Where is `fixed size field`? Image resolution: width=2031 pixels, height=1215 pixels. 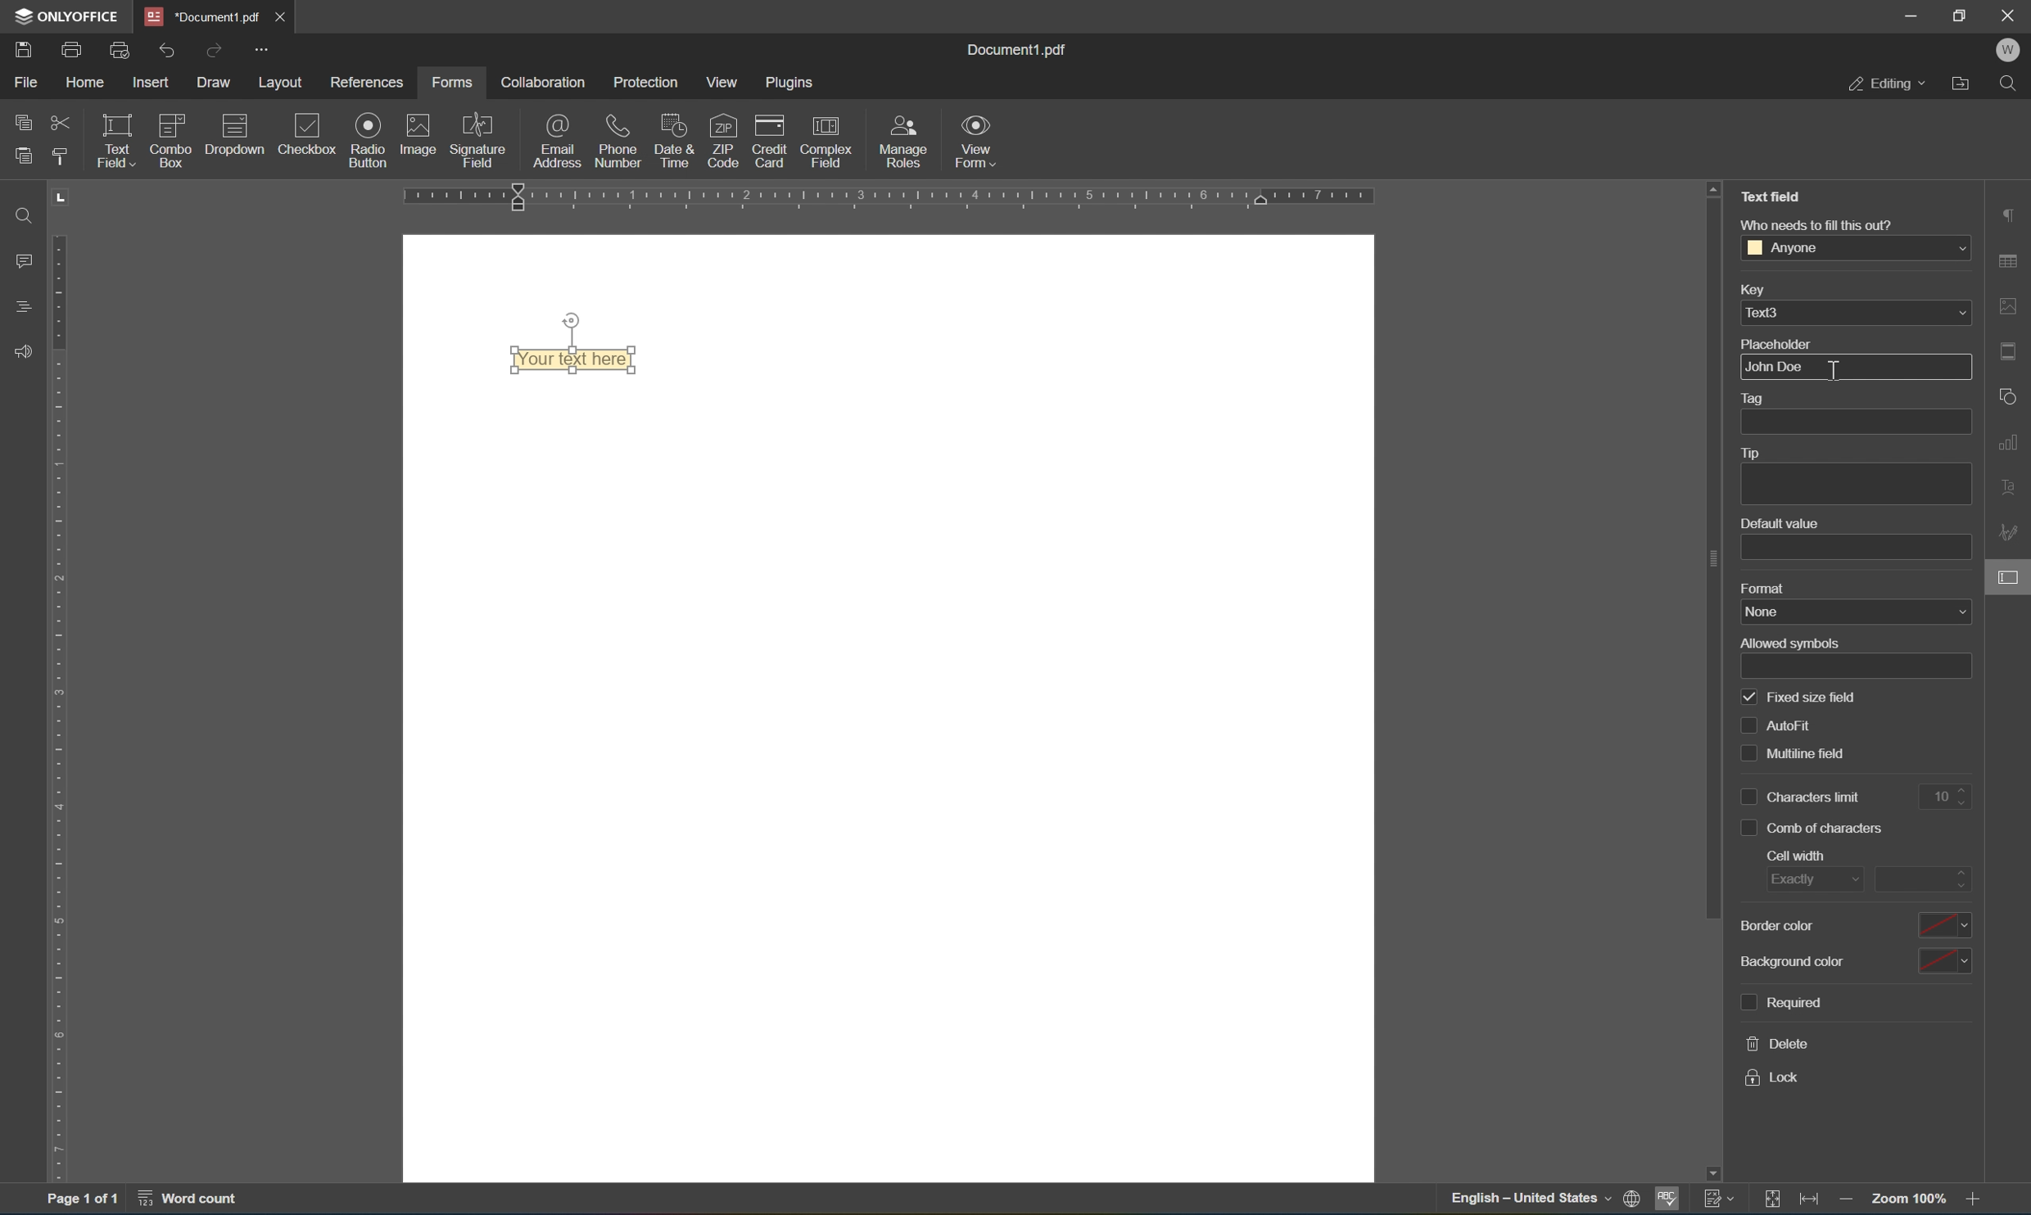 fixed size field is located at coordinates (1802, 697).